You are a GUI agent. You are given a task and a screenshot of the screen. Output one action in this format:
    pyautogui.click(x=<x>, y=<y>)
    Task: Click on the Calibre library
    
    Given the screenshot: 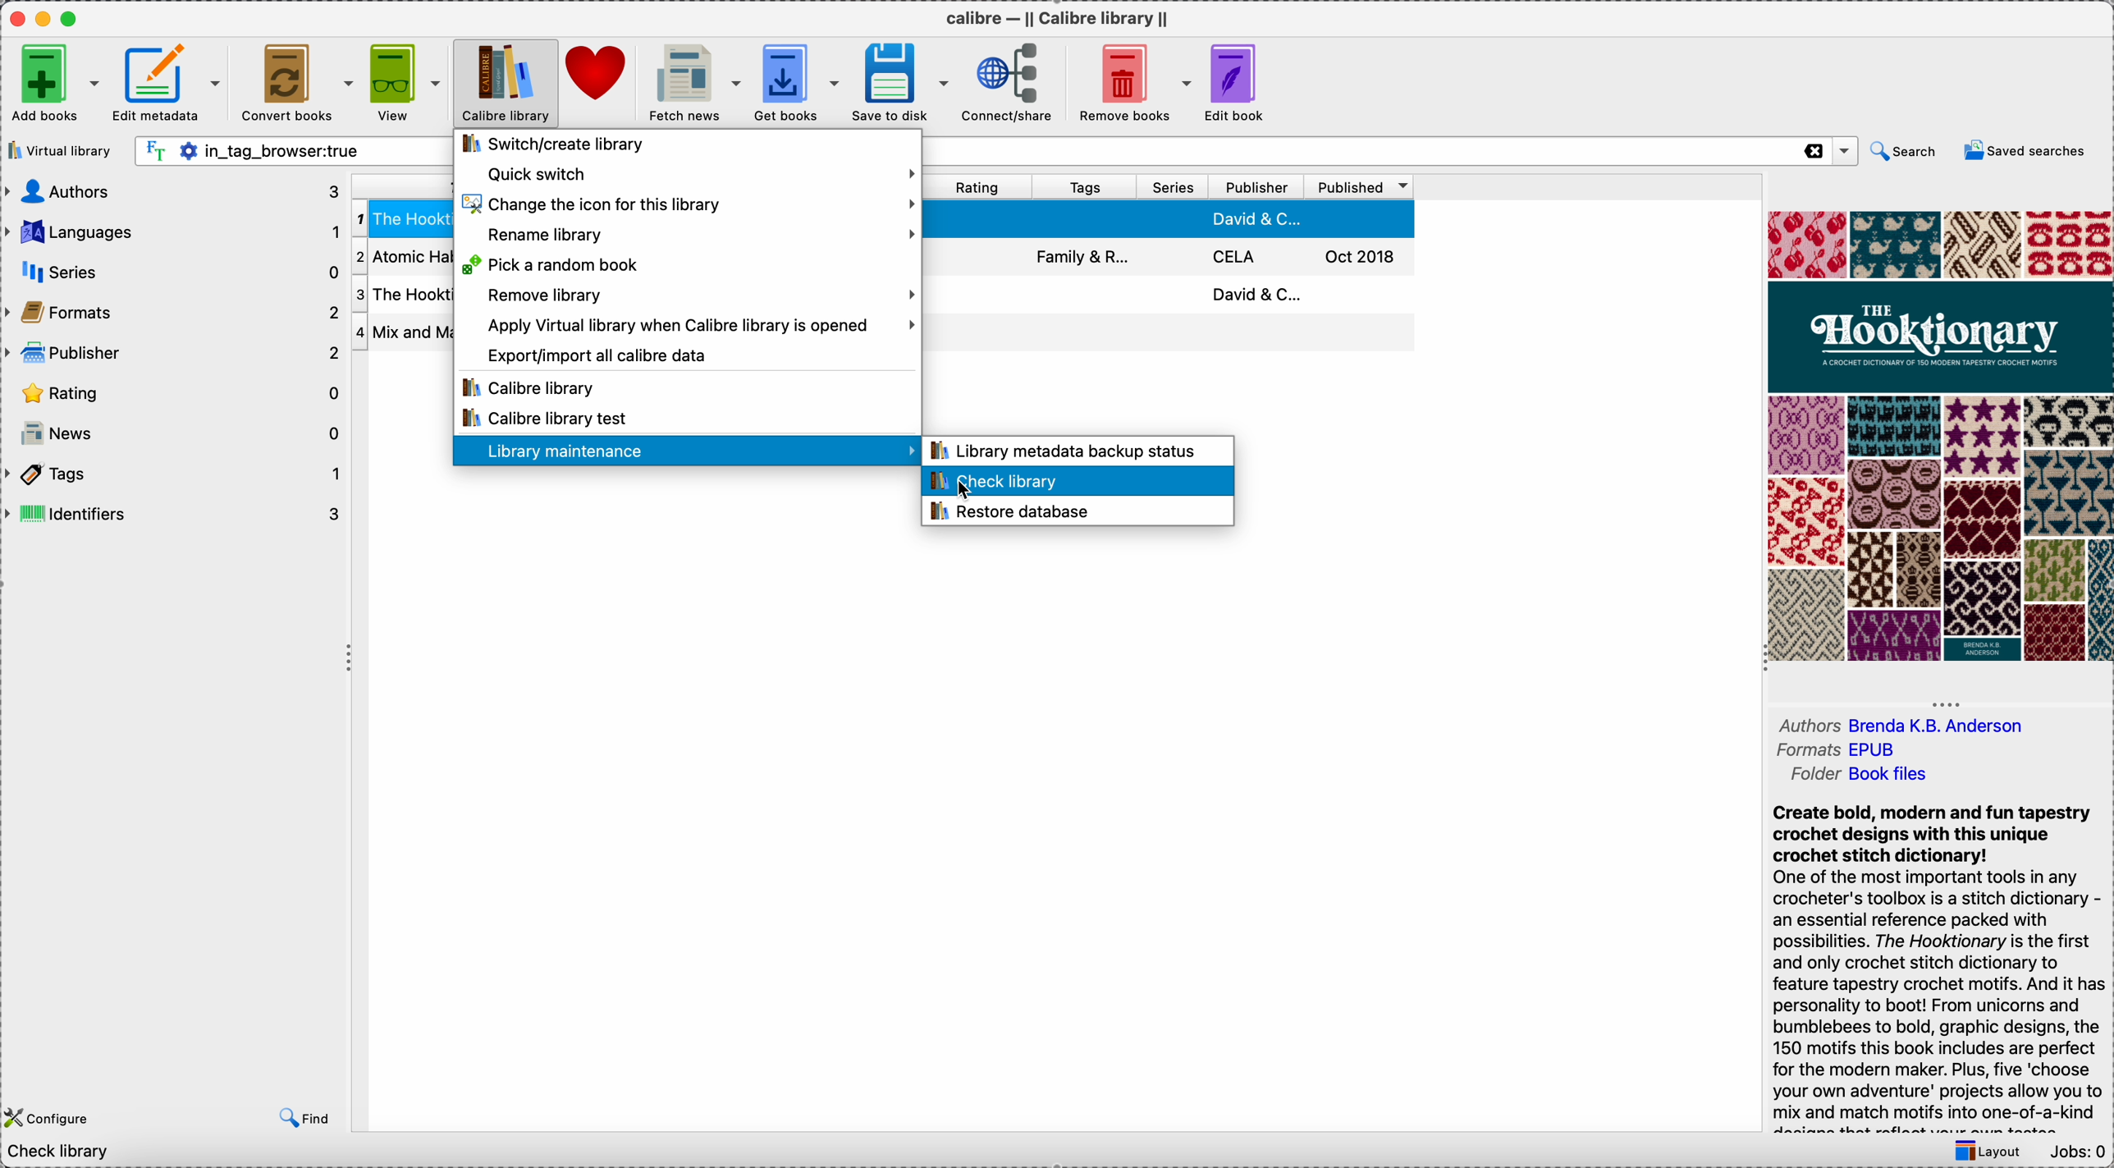 What is the action you would take?
    pyautogui.click(x=533, y=385)
    